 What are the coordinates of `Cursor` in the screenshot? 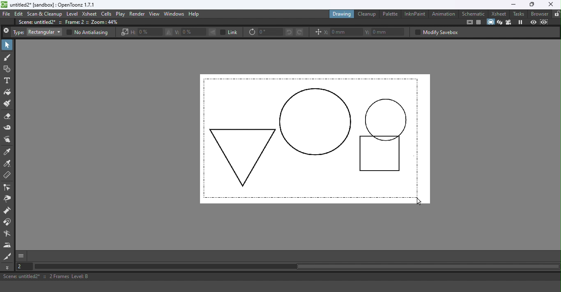 It's located at (418, 200).